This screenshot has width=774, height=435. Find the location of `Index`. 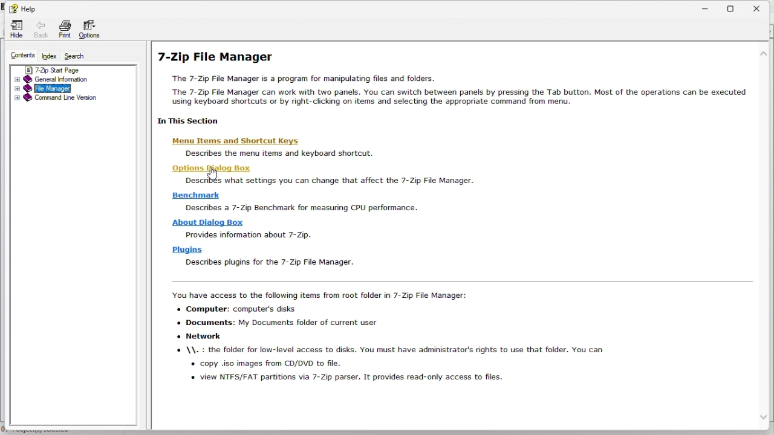

Index is located at coordinates (50, 56).